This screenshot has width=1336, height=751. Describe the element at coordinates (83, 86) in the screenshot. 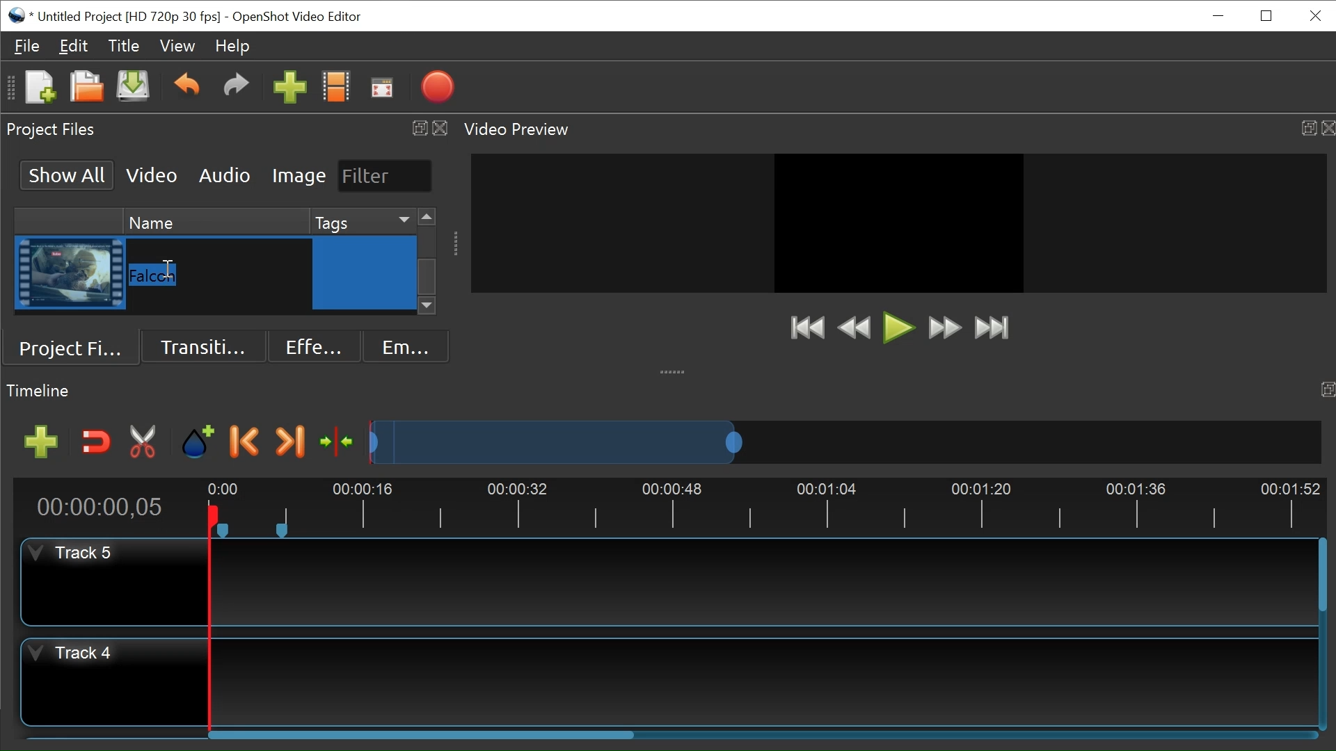

I see `Open Project` at that location.